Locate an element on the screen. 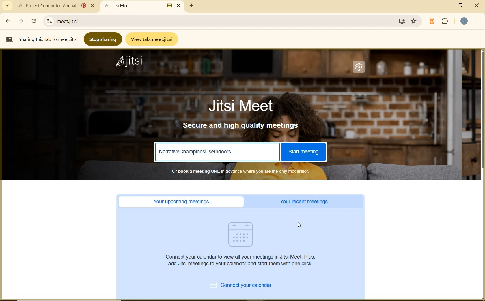 This screenshot has width=485, height=301. Jibble is located at coordinates (432, 21).